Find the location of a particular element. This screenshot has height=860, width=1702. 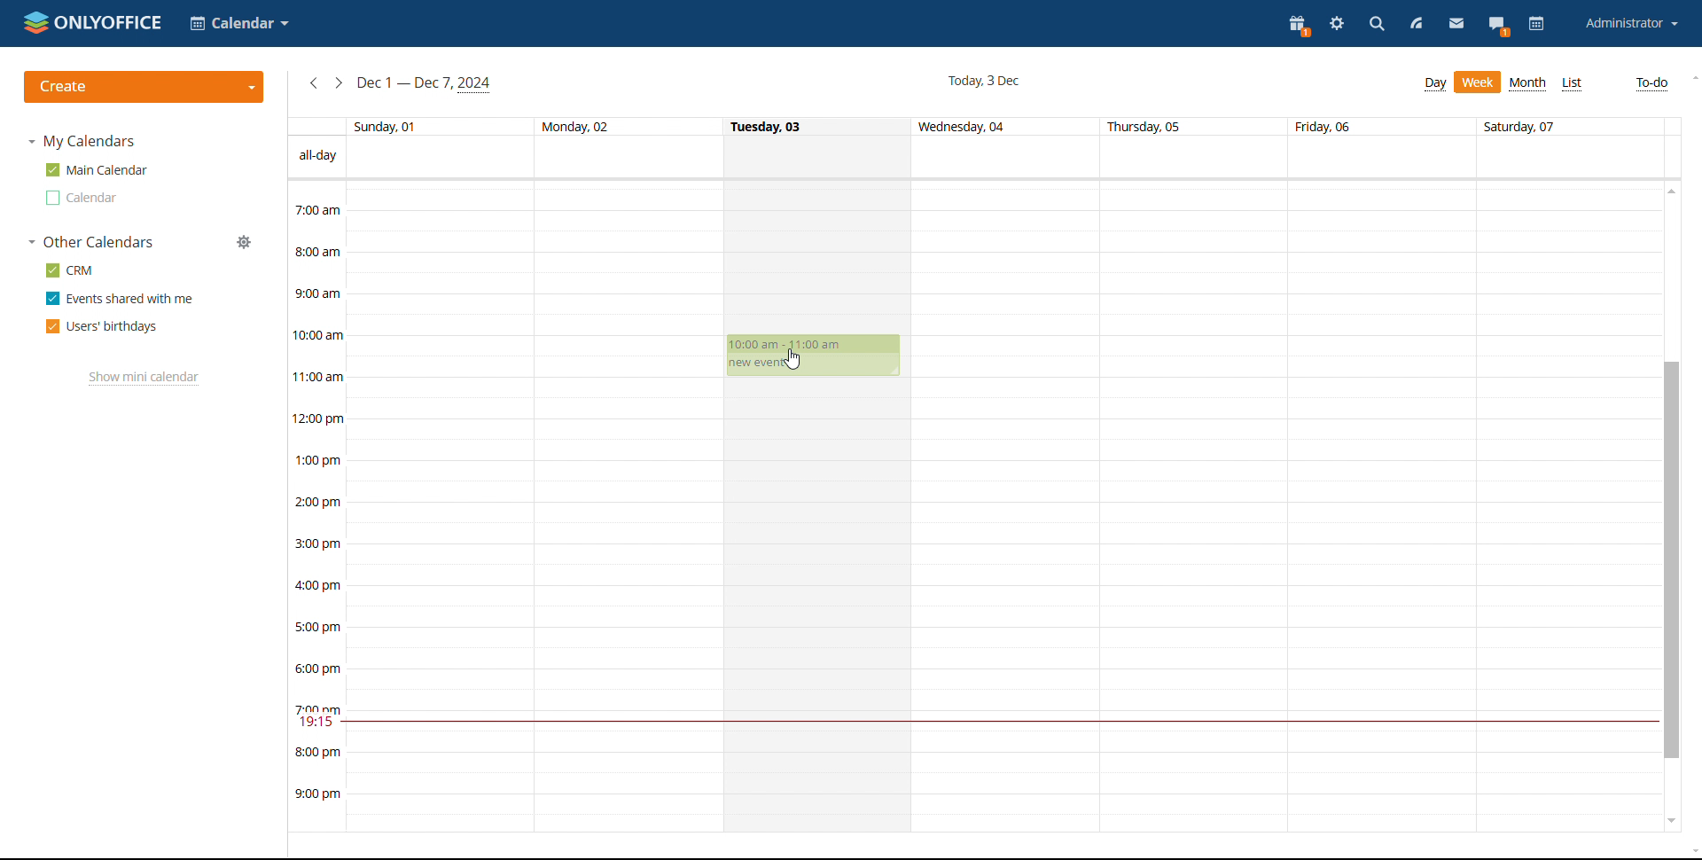

mail is located at coordinates (1456, 26).